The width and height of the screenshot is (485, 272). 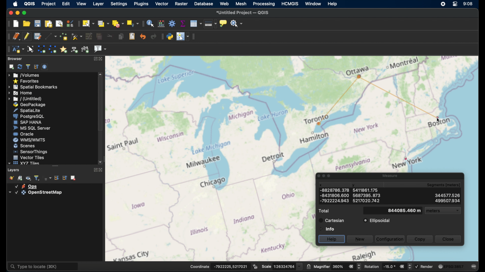 What do you see at coordinates (326, 228) in the screenshot?
I see `information` at bounding box center [326, 228].